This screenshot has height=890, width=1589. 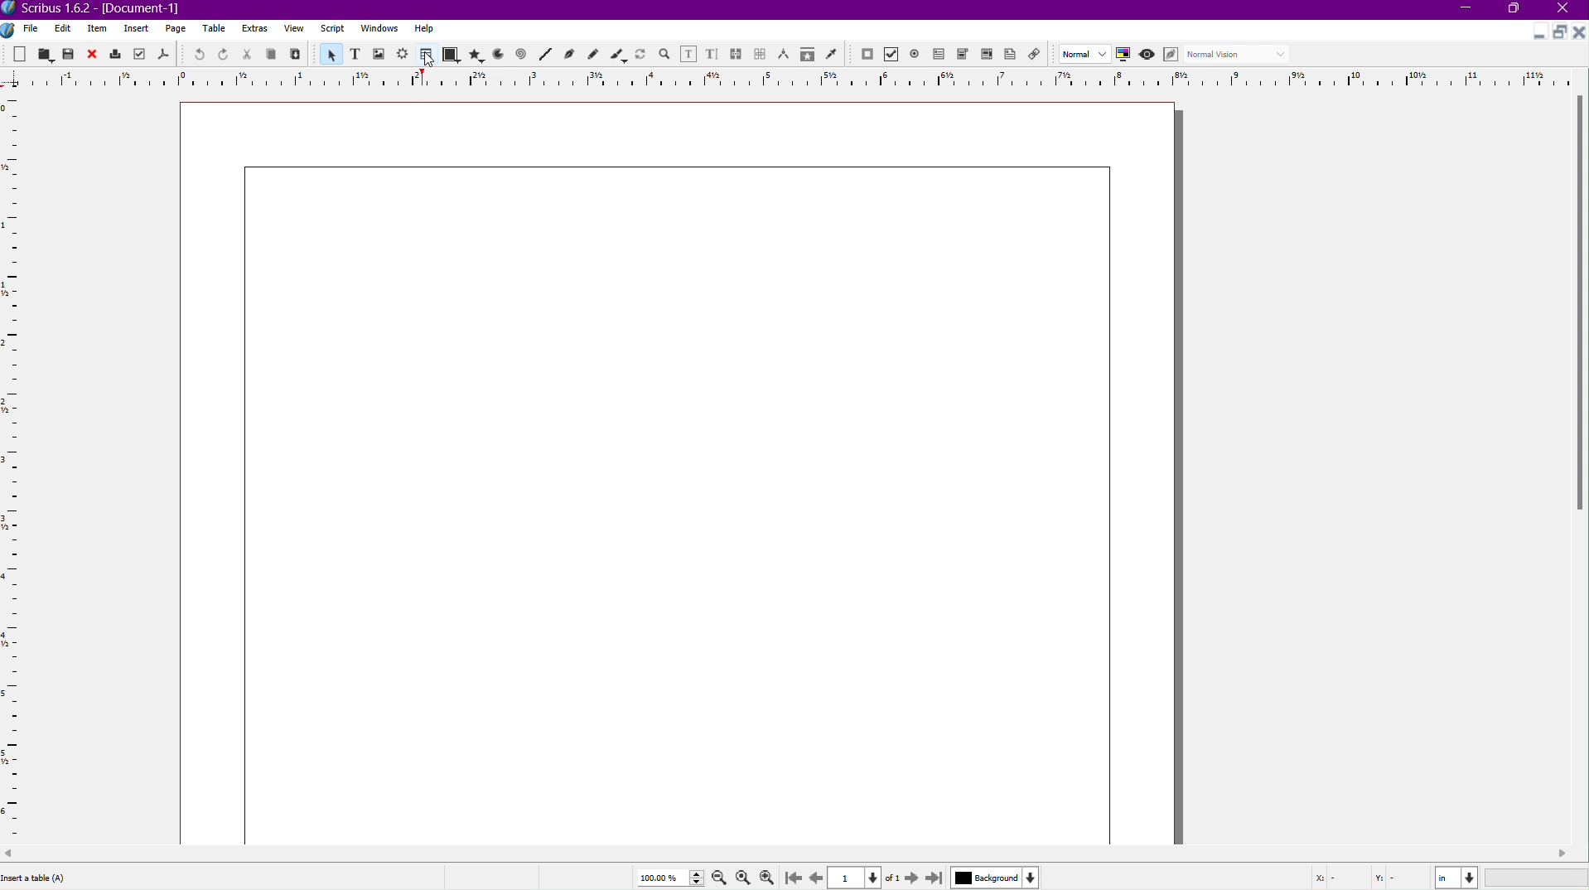 What do you see at coordinates (1126, 56) in the screenshot?
I see `Toggle Color Management System` at bounding box center [1126, 56].